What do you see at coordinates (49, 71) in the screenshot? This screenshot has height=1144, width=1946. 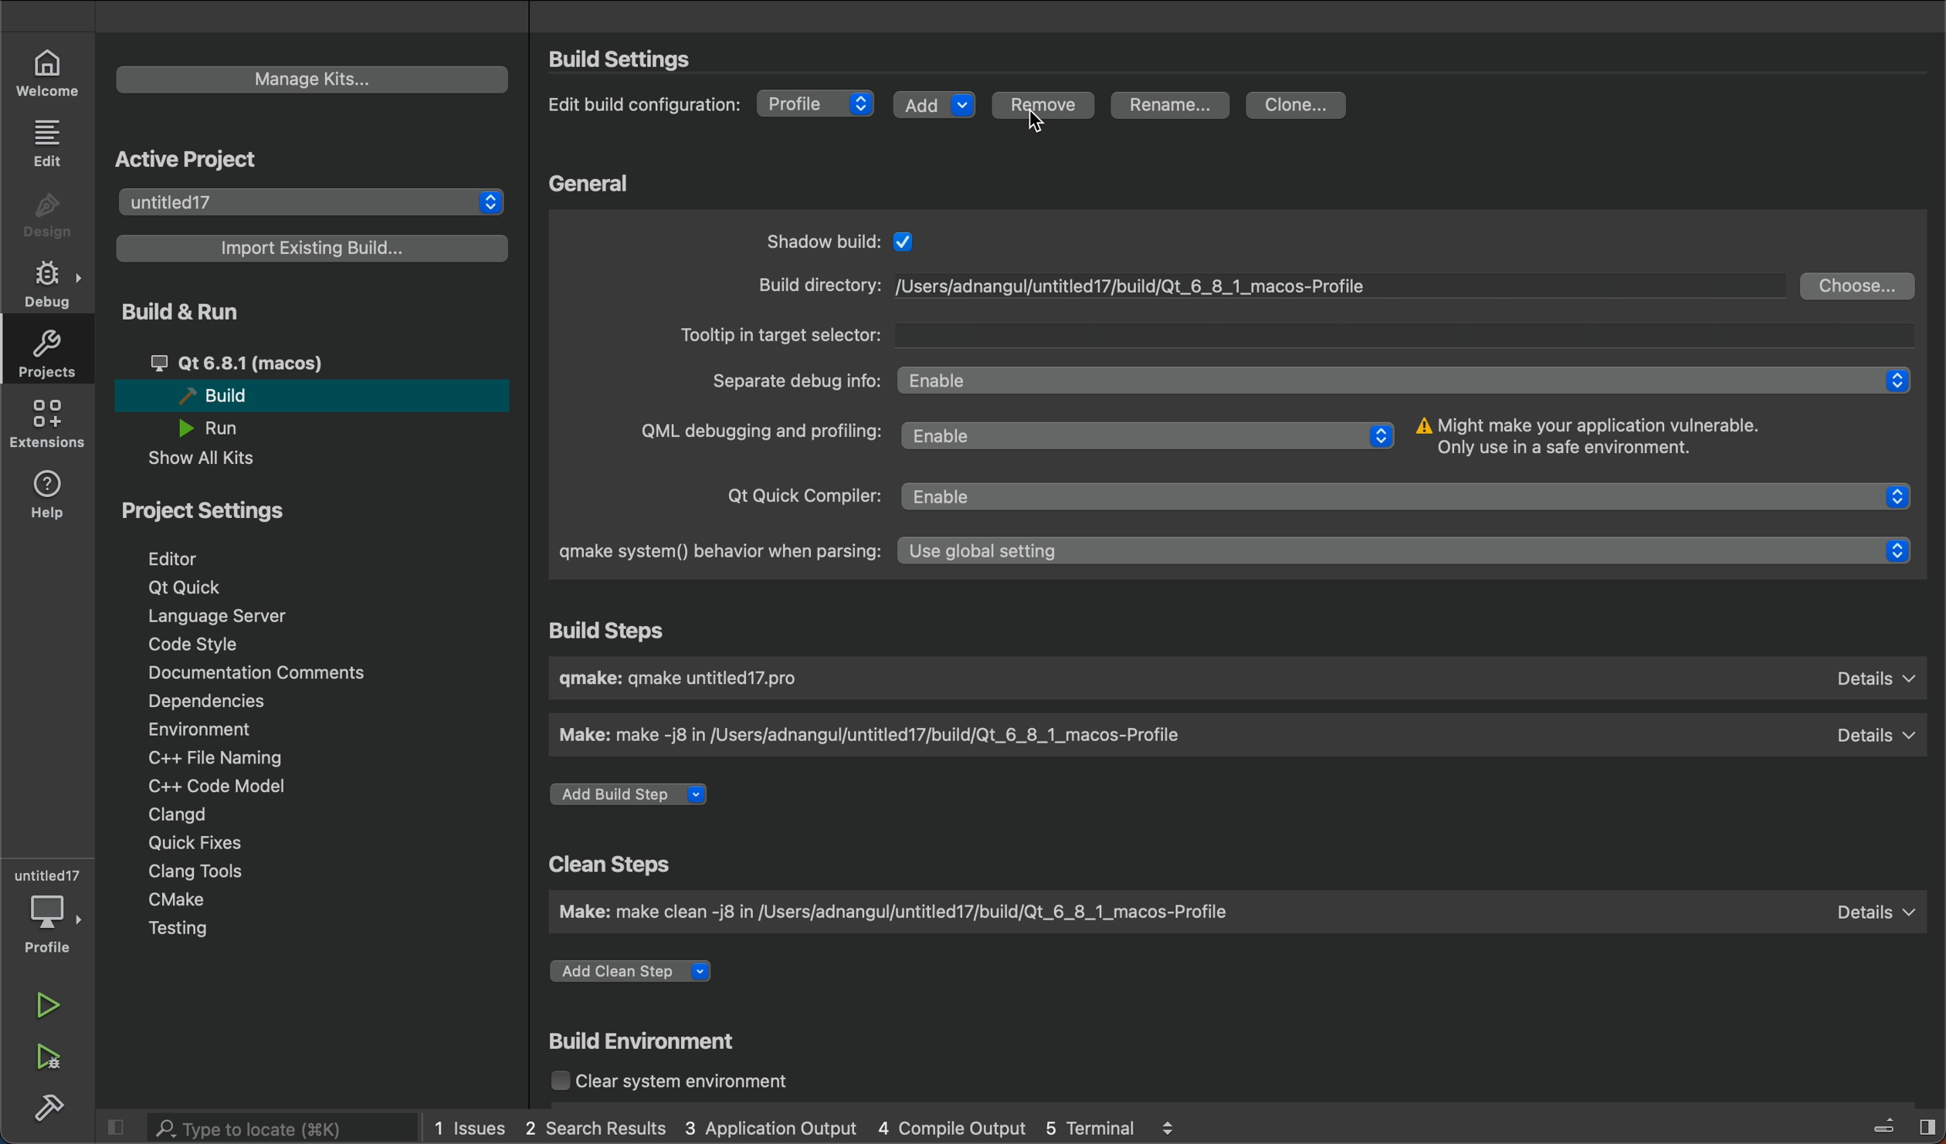 I see `welcome` at bounding box center [49, 71].